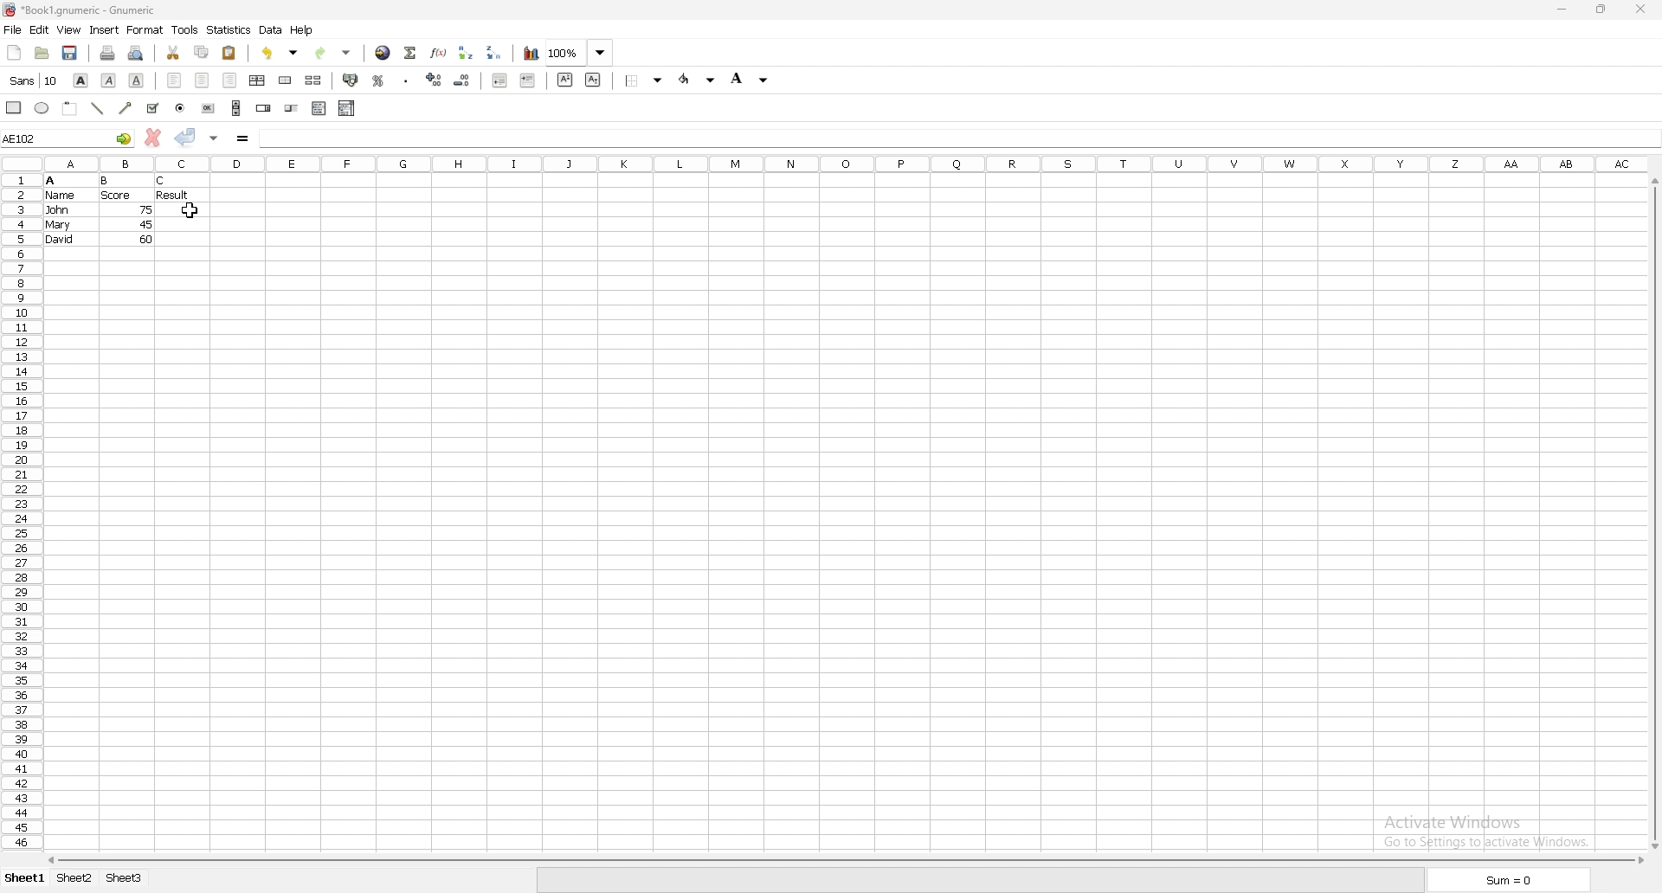 The height and width of the screenshot is (893, 1662). I want to click on paste, so click(229, 53).